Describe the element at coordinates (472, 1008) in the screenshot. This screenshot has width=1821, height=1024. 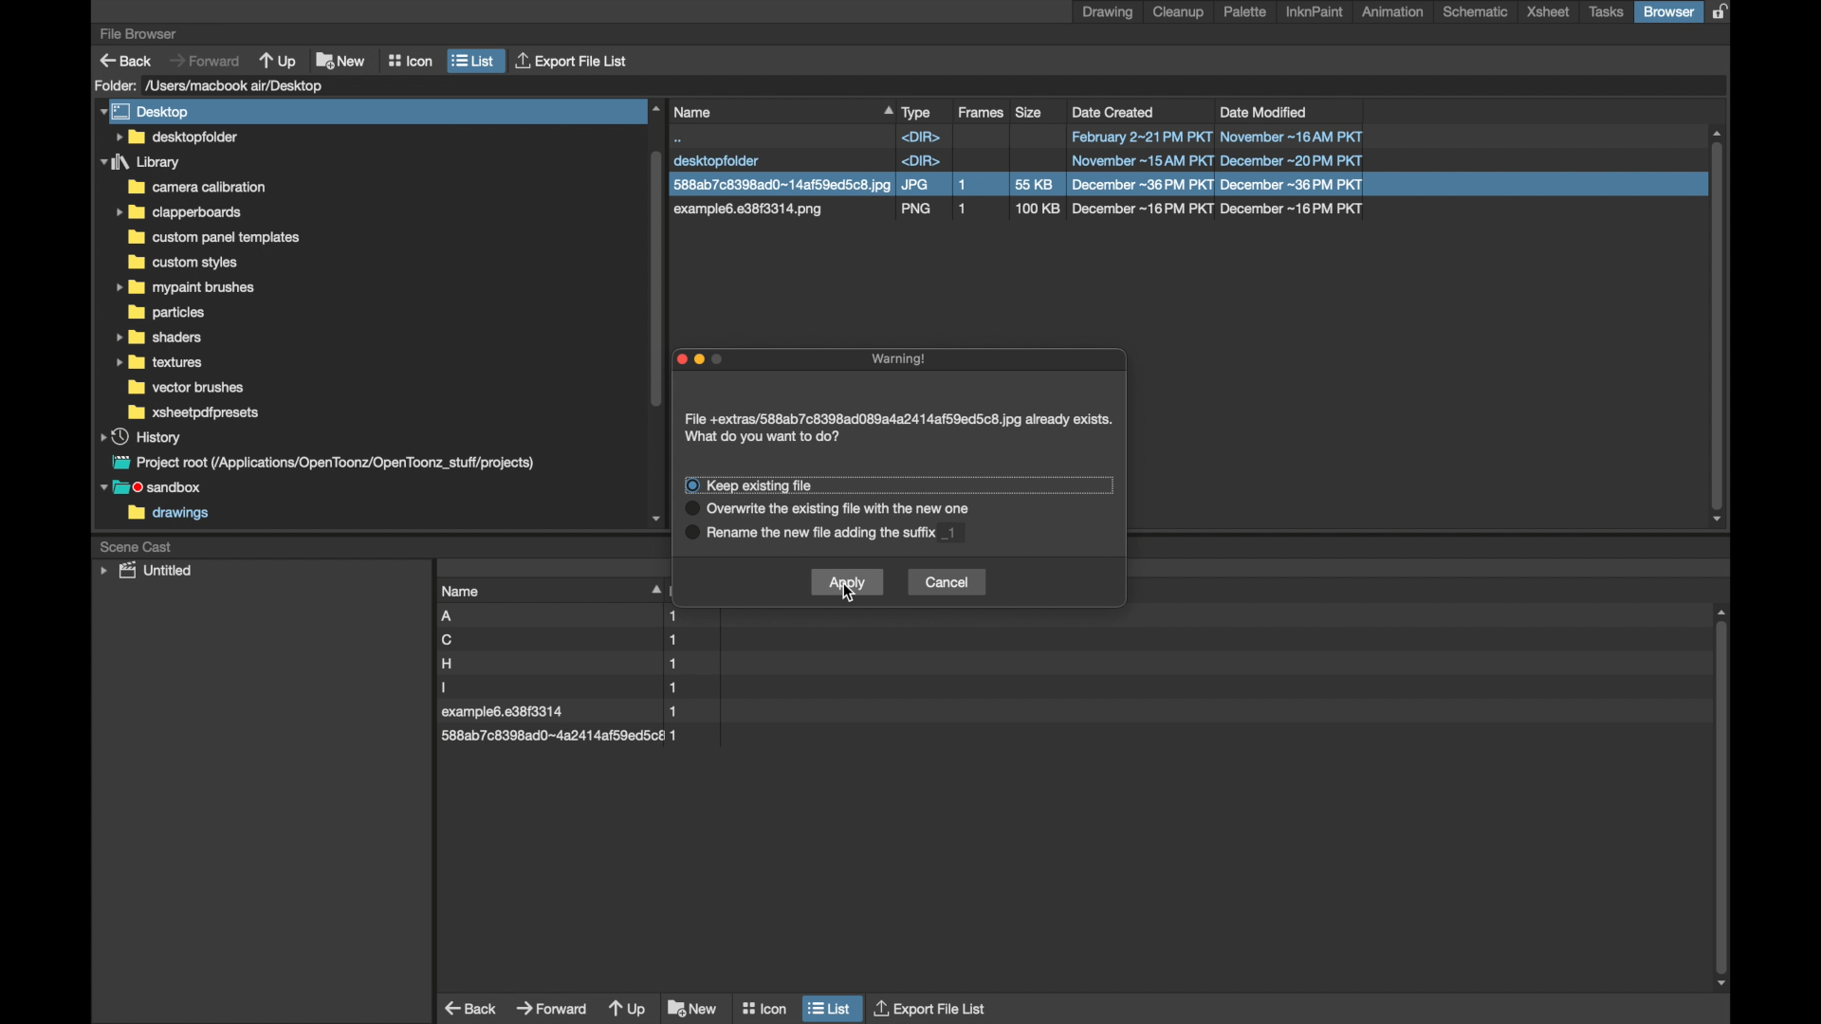
I see `back` at that location.